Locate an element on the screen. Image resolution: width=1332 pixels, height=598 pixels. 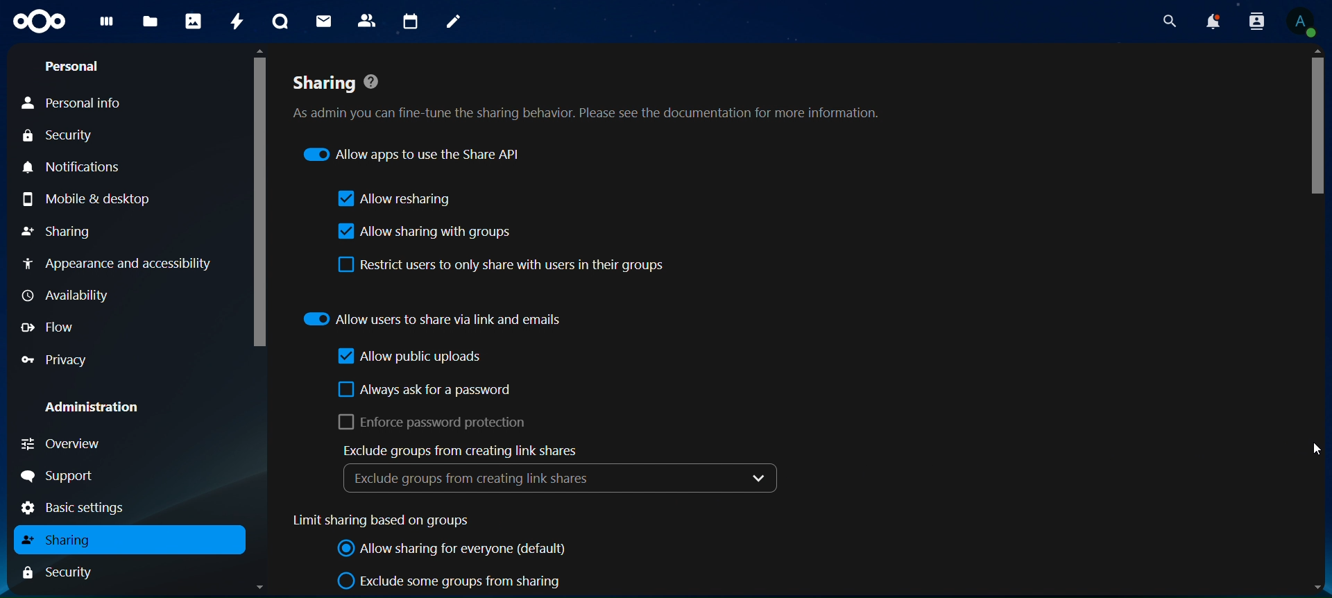
Cursor is located at coordinates (1317, 448).